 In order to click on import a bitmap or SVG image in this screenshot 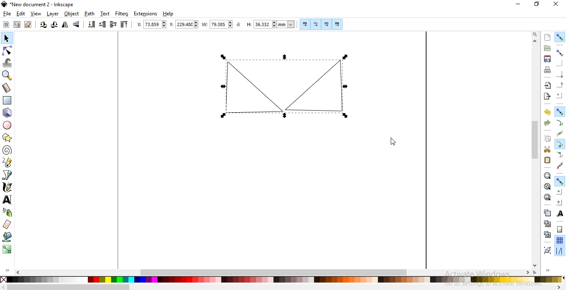, I will do `click(549, 86)`.